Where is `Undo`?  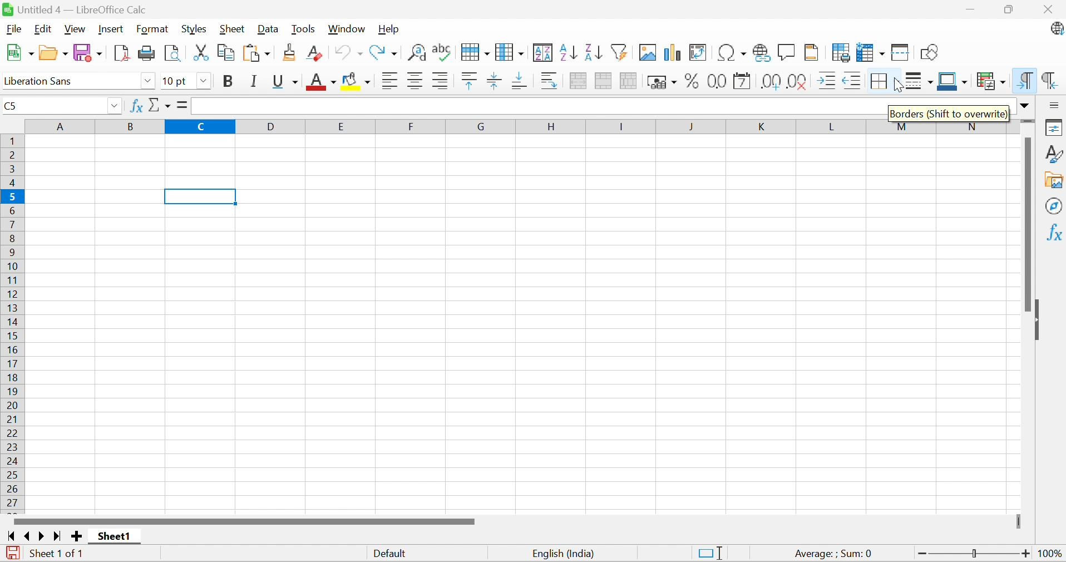
Undo is located at coordinates (348, 52).